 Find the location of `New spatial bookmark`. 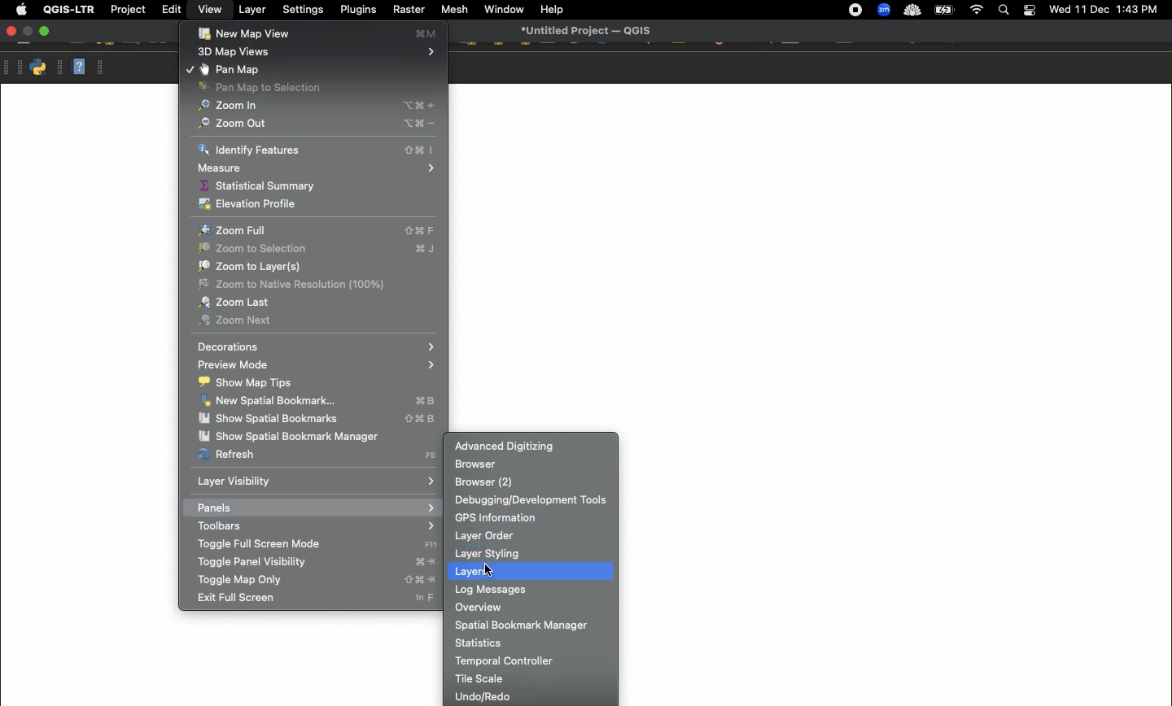

New spatial bookmark is located at coordinates (318, 403).